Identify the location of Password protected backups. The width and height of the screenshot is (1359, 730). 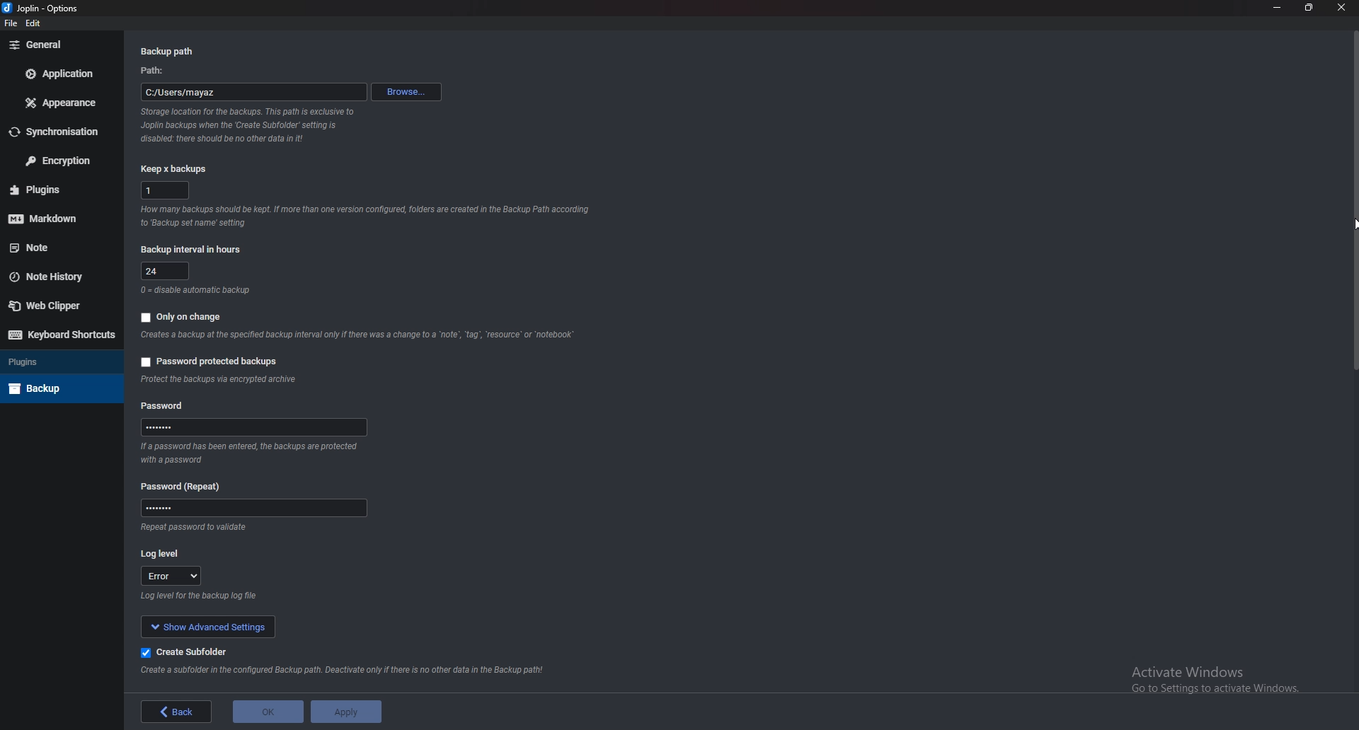
(214, 361).